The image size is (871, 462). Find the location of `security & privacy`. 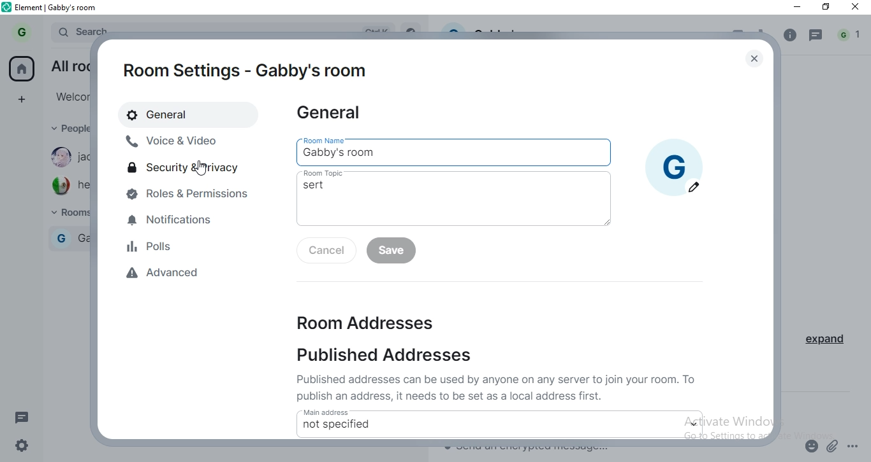

security & privacy is located at coordinates (183, 170).